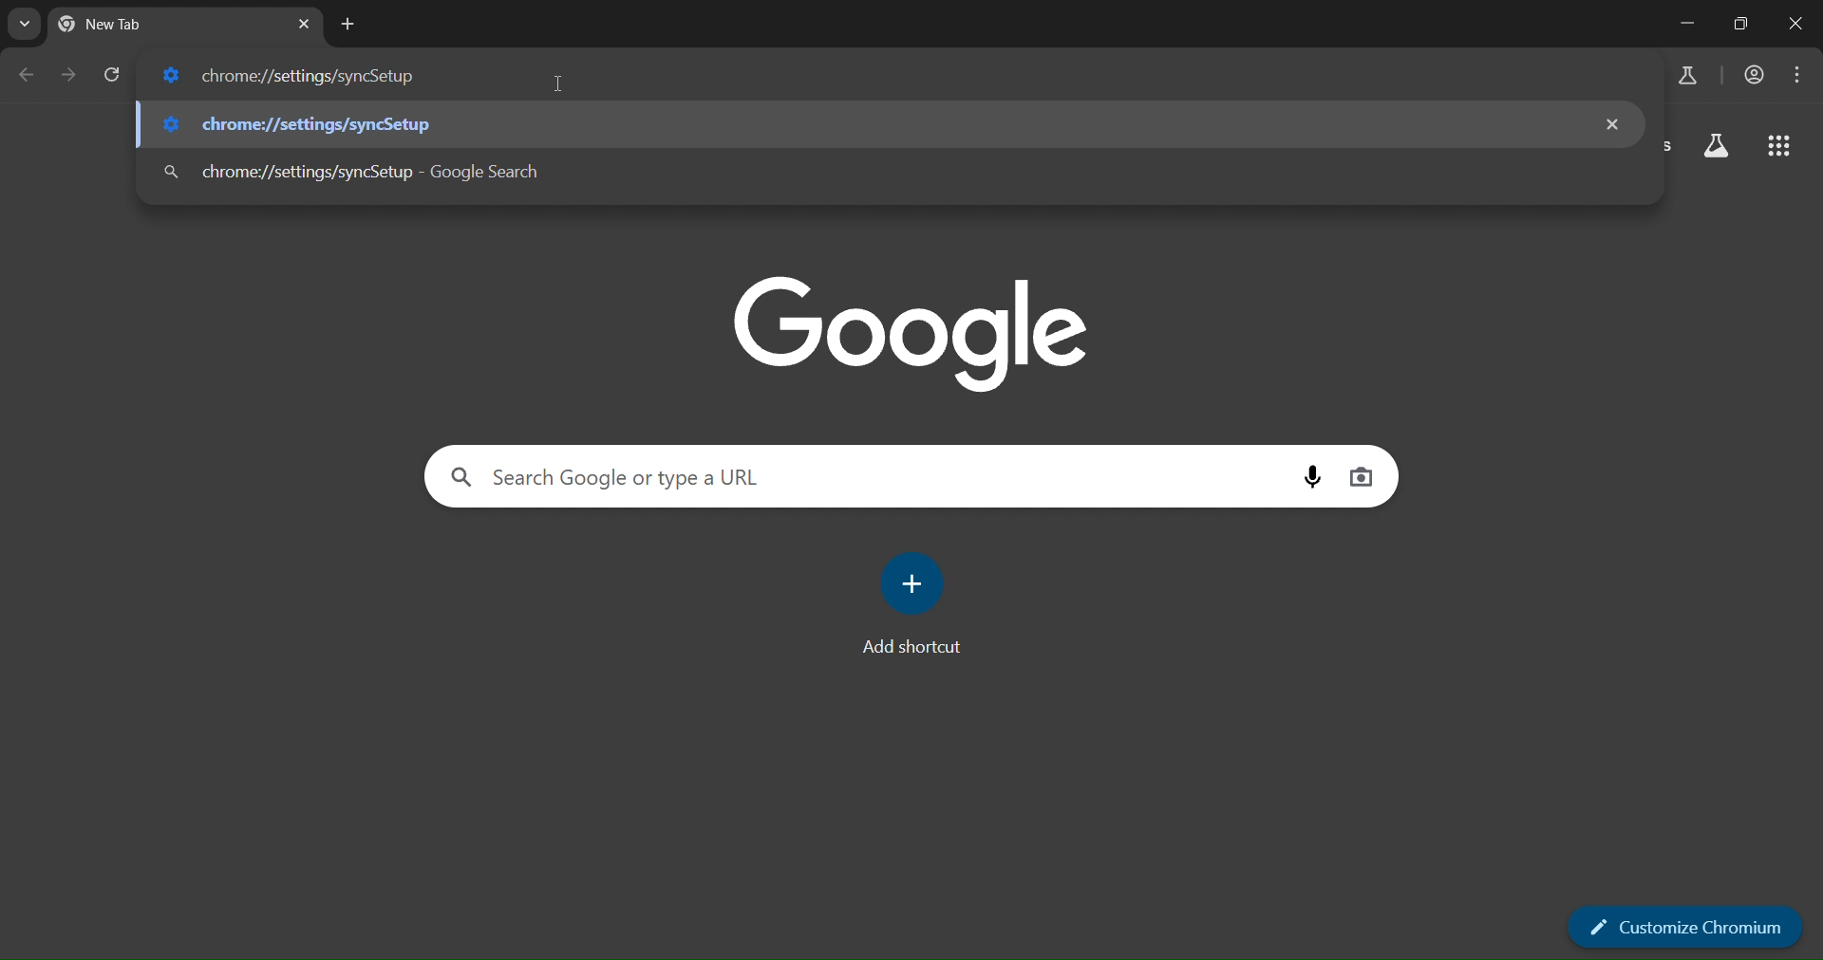  Describe the element at coordinates (908, 333) in the screenshot. I see `Google` at that location.